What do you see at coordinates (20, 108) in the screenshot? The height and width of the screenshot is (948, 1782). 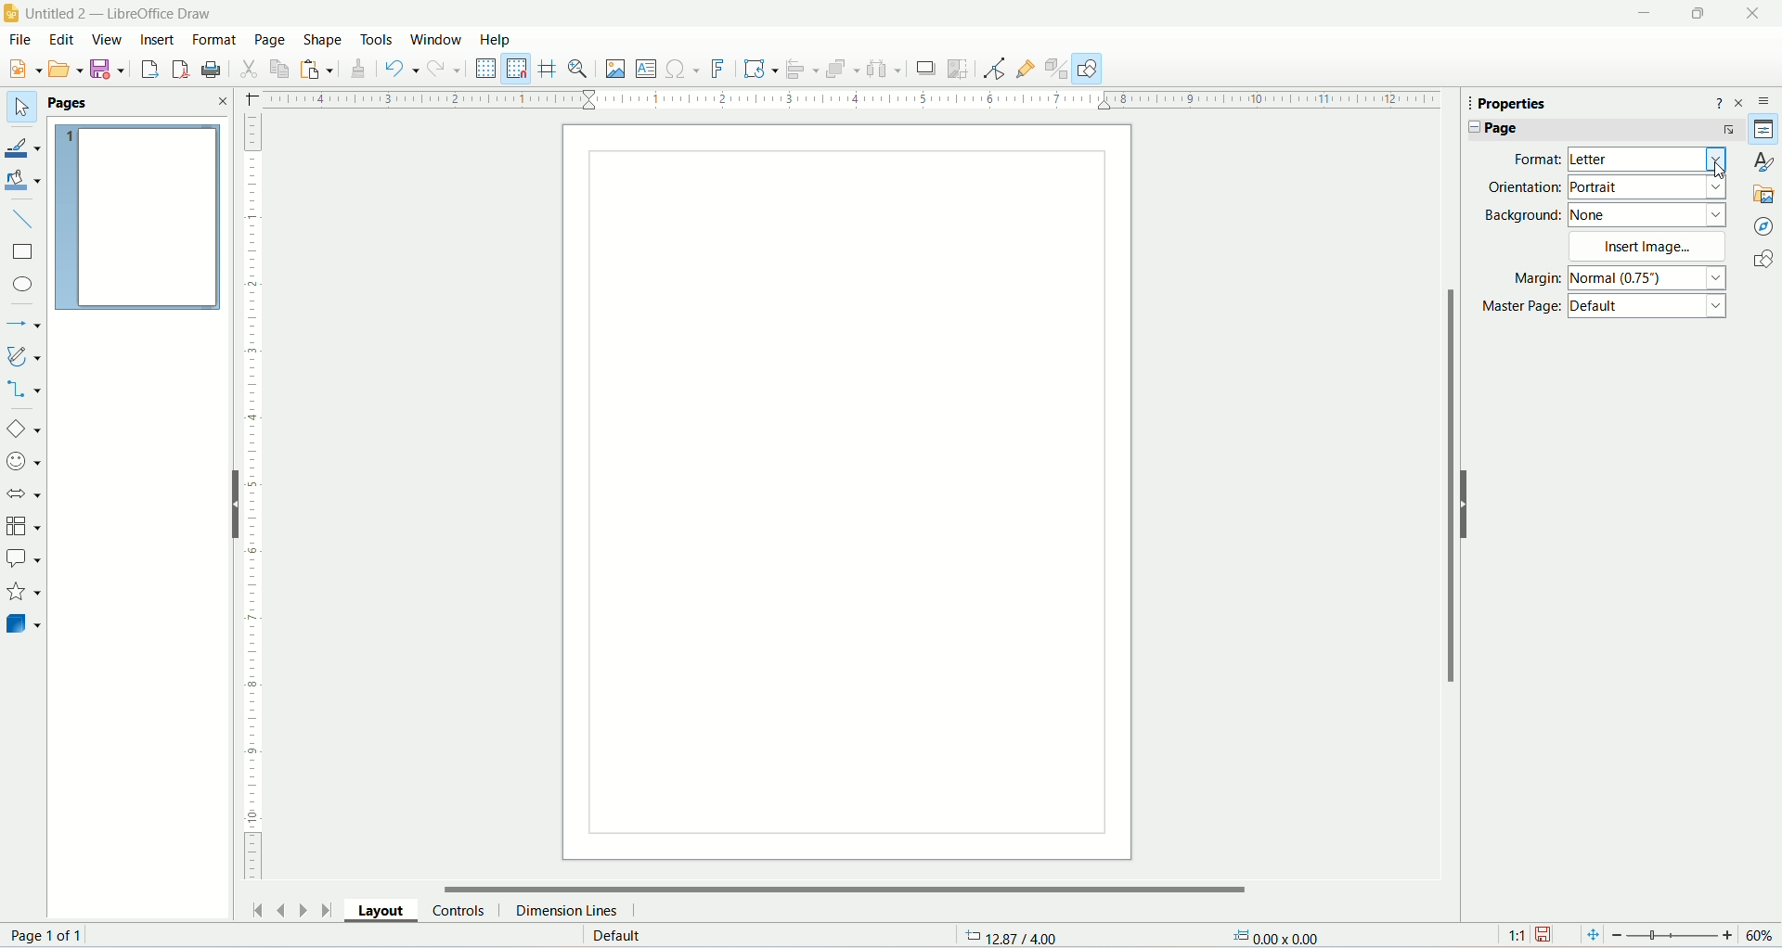 I see `select` at bounding box center [20, 108].